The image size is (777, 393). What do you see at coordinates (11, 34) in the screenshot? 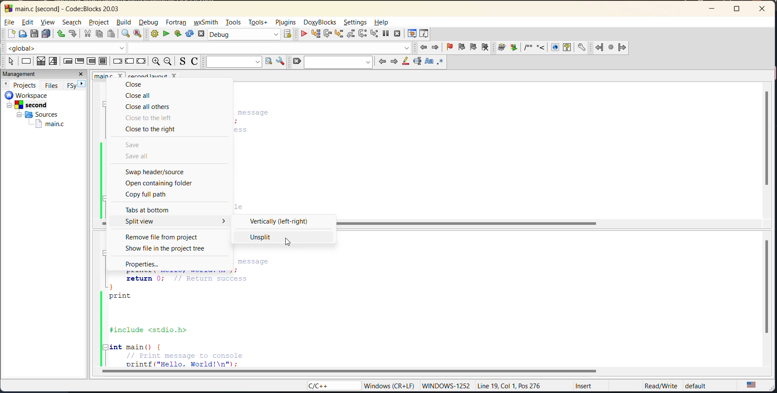
I see `new` at bounding box center [11, 34].